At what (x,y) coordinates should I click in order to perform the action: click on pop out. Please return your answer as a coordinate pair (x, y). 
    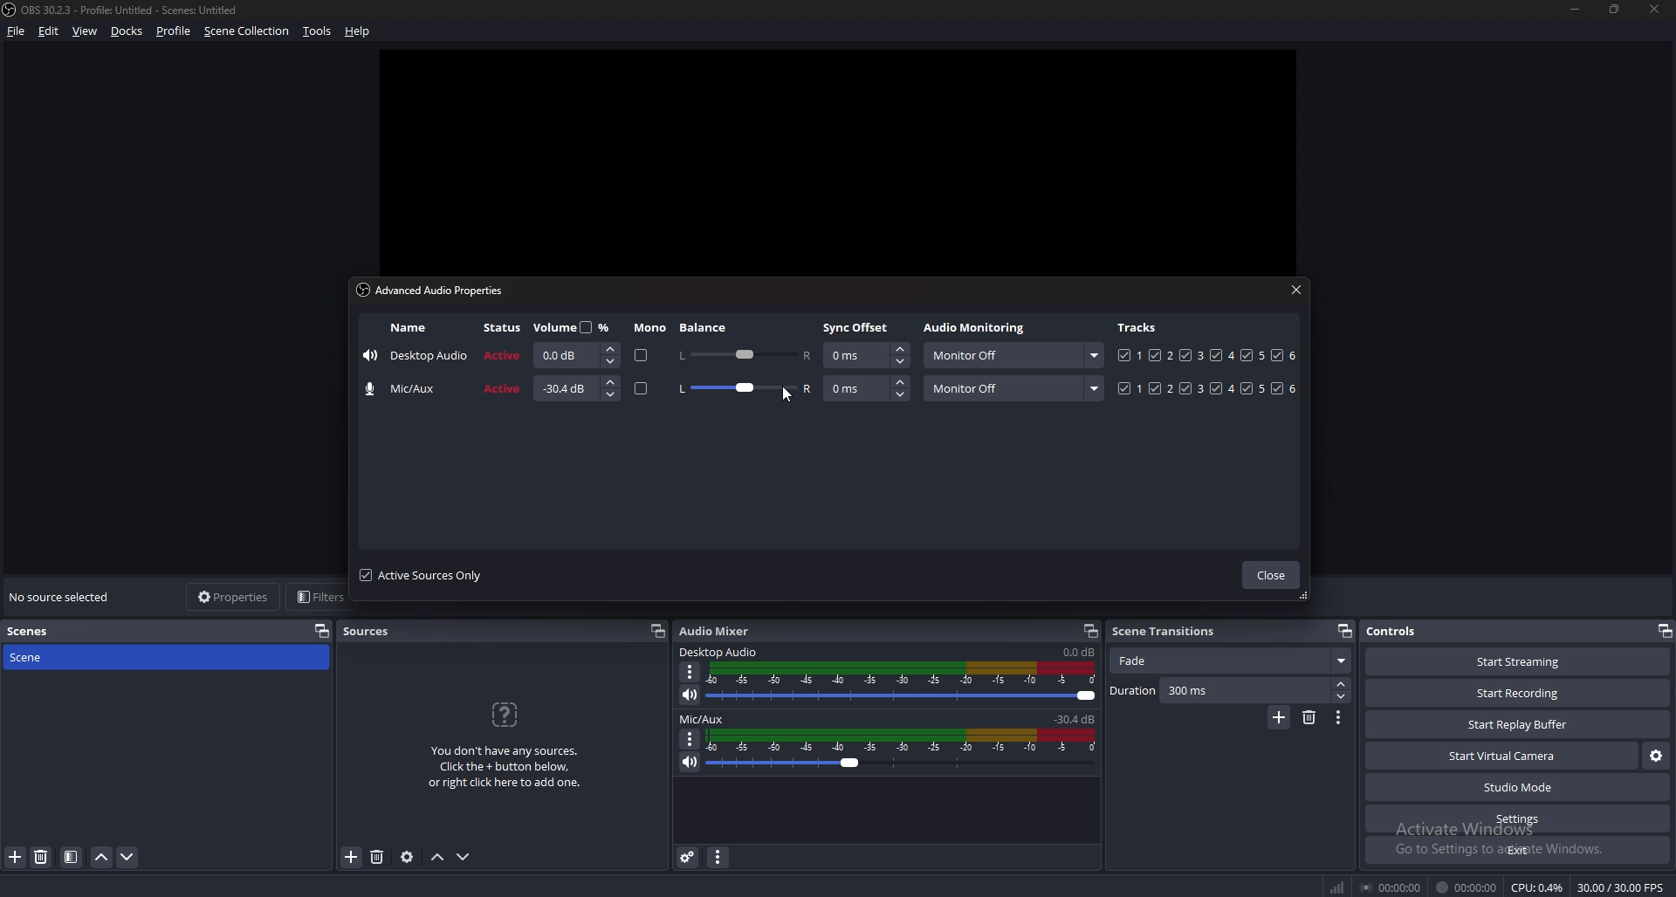
    Looking at the image, I should click on (321, 632).